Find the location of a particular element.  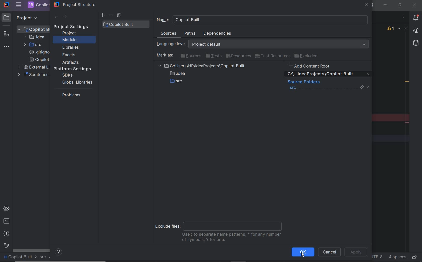

Language Level is located at coordinates (264, 44).